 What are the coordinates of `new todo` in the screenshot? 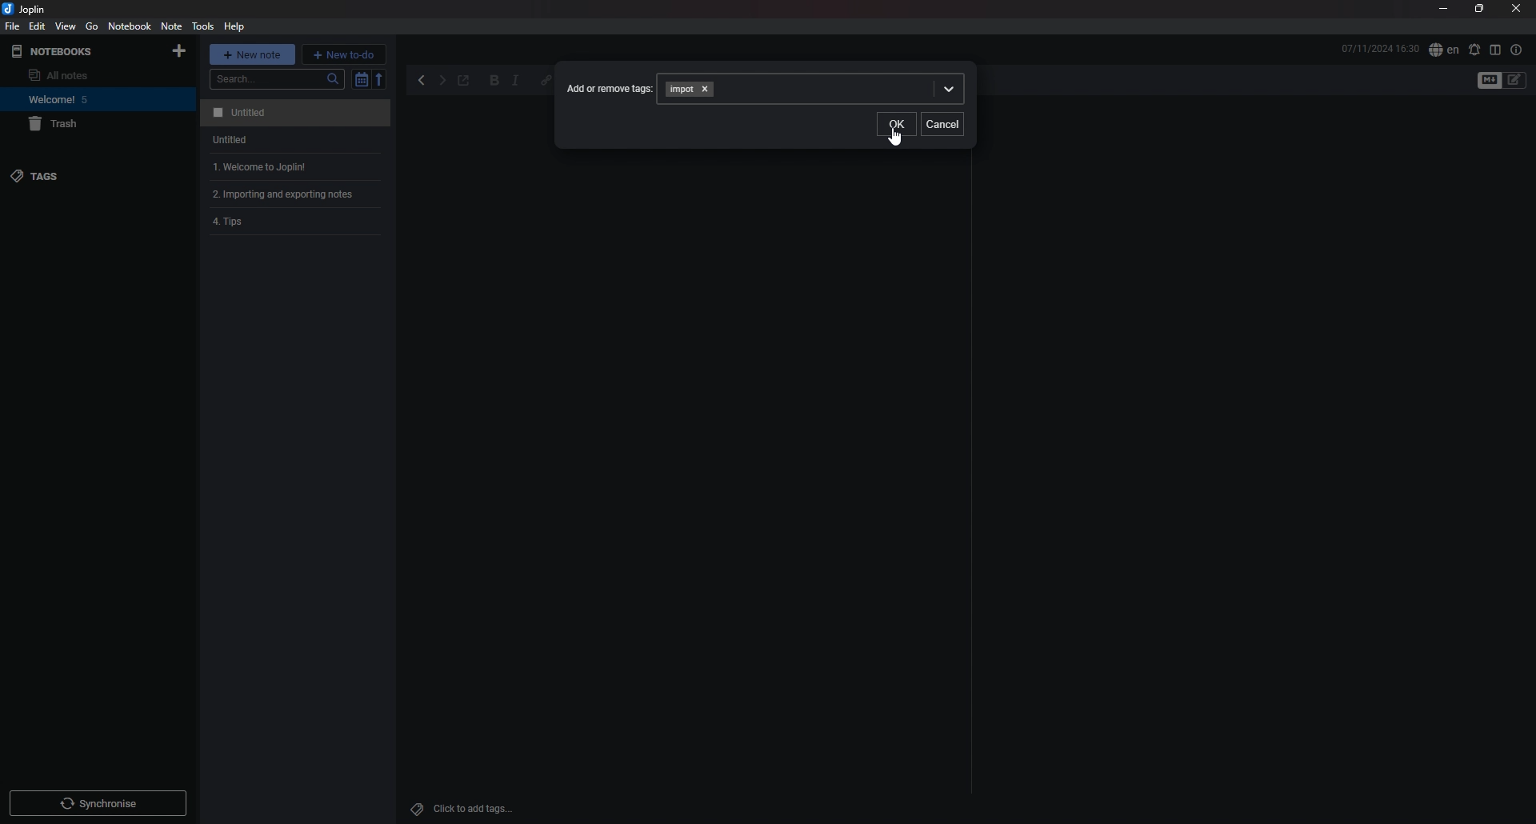 It's located at (344, 54).